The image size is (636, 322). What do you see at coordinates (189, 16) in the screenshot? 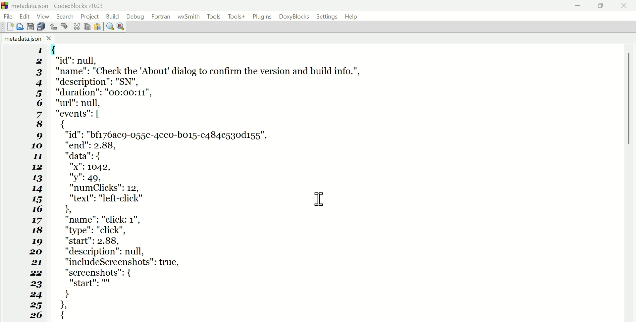
I see `WX Smith` at bounding box center [189, 16].